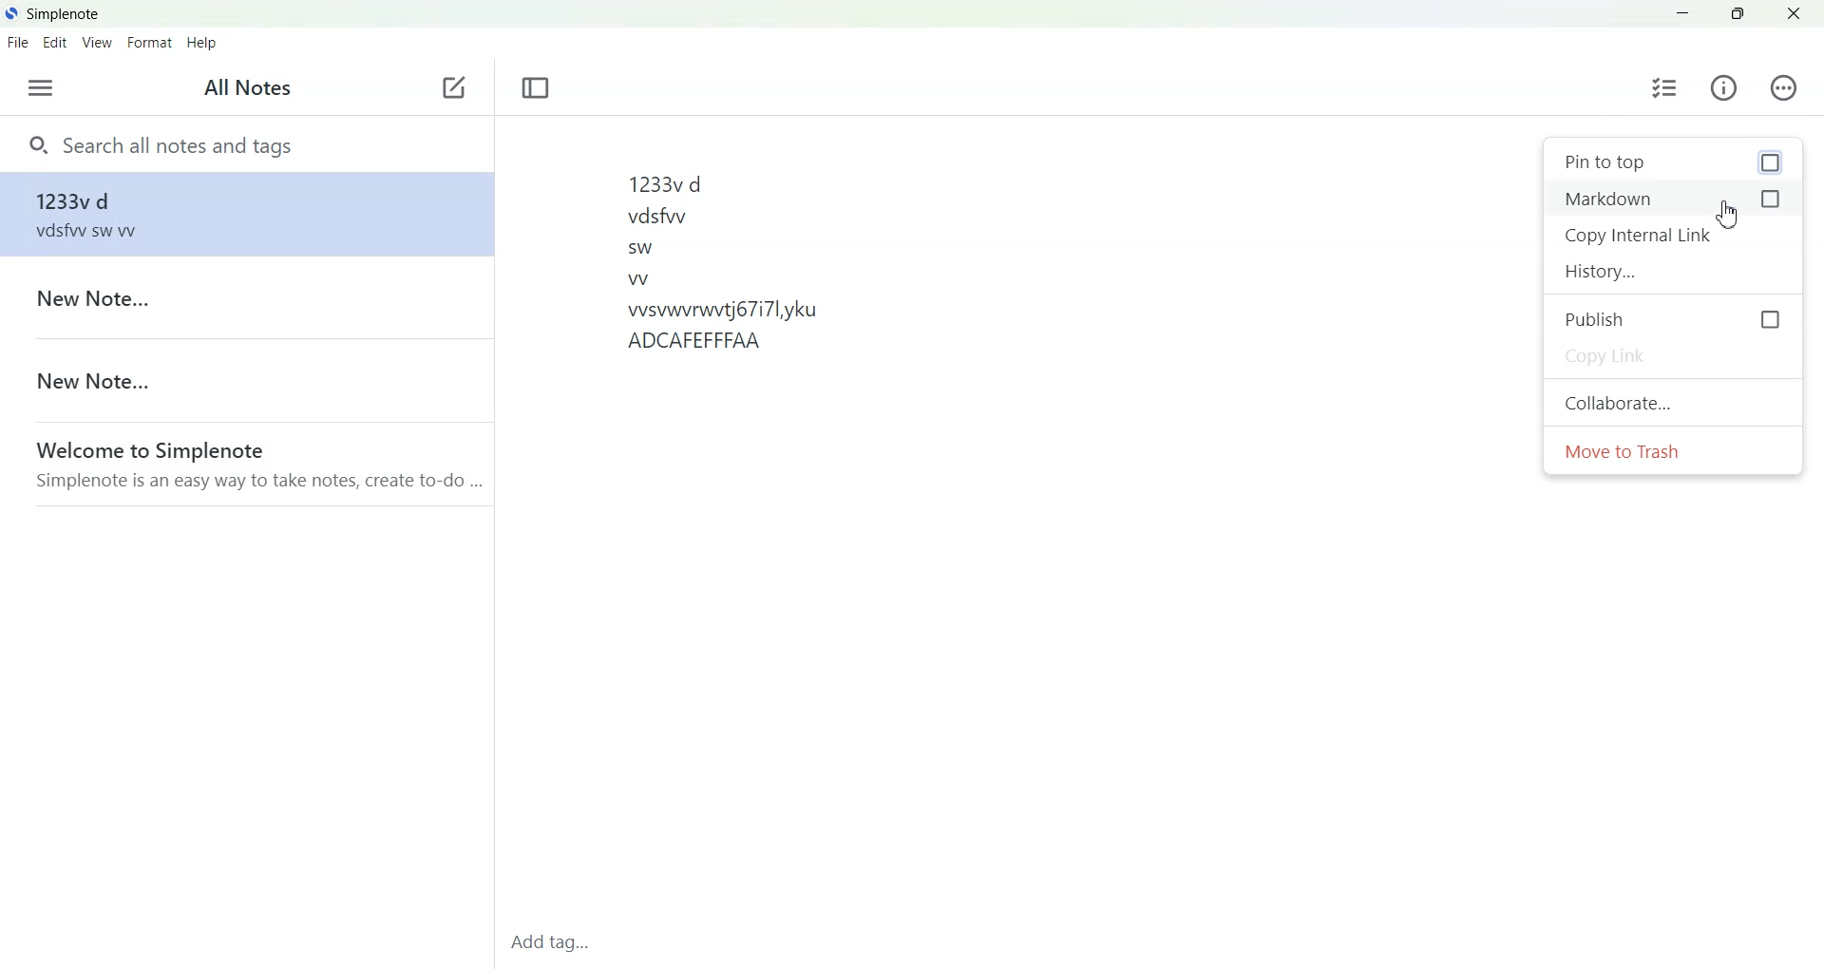 The image size is (1824, 969). Describe the element at coordinates (1684, 14) in the screenshot. I see `Minimize` at that location.